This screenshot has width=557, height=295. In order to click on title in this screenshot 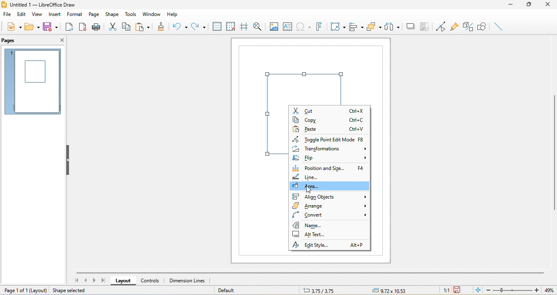, I will do `click(46, 5)`.